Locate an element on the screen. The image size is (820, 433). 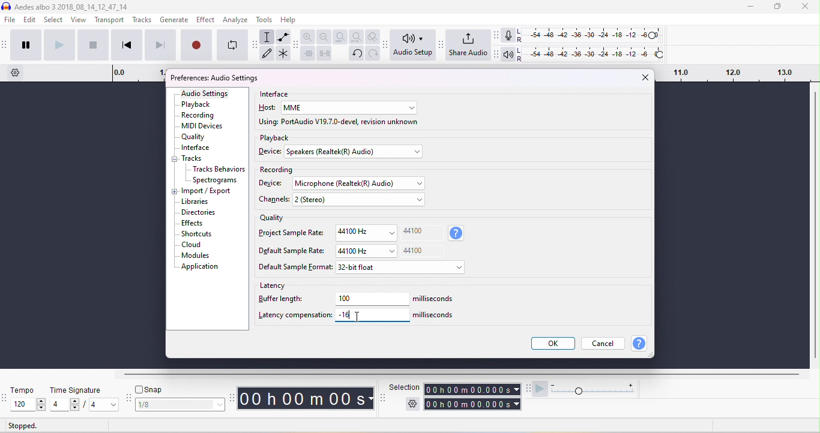
select tempo is located at coordinates (28, 405).